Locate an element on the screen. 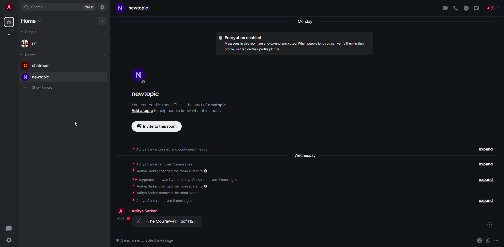 The height and width of the screenshot is (247, 504). set is located at coordinates (490, 225).